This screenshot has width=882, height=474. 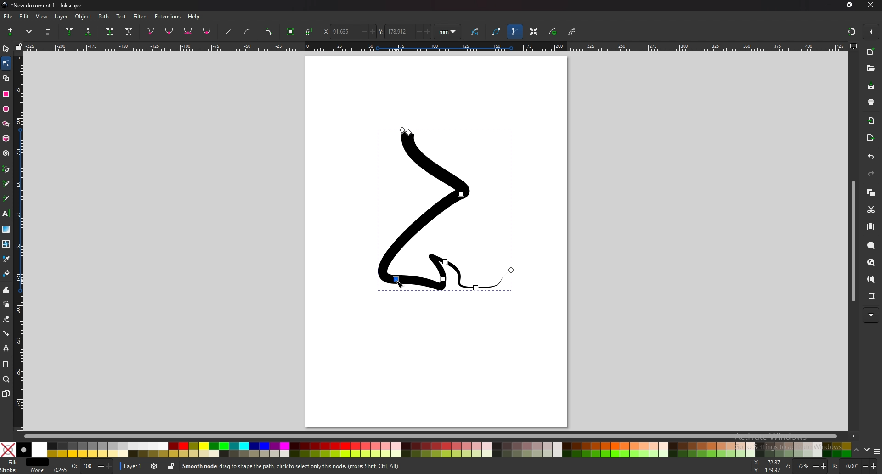 What do you see at coordinates (269, 32) in the screenshot?
I see `add corners lpe` at bounding box center [269, 32].